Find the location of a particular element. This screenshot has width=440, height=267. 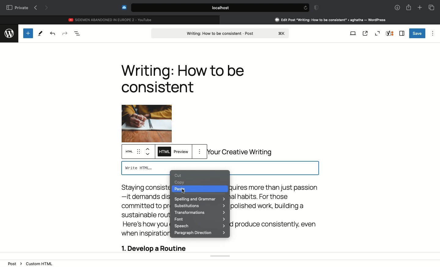

HTML is located at coordinates (130, 152).